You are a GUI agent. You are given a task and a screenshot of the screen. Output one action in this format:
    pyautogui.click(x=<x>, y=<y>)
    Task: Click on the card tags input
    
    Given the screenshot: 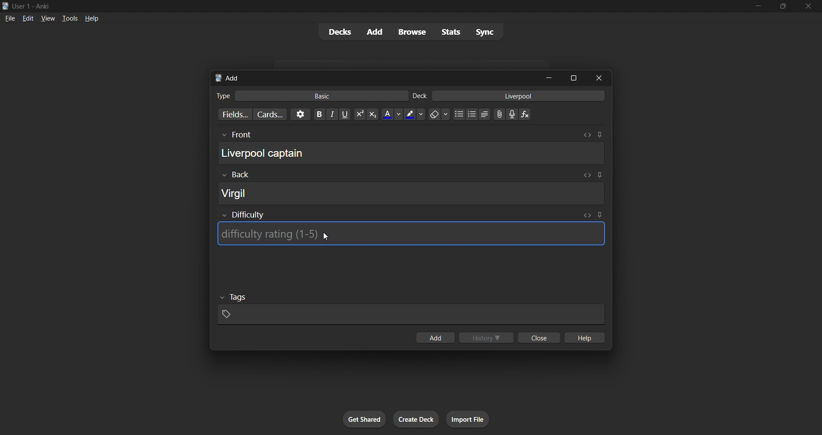 What is the action you would take?
    pyautogui.click(x=411, y=315)
    